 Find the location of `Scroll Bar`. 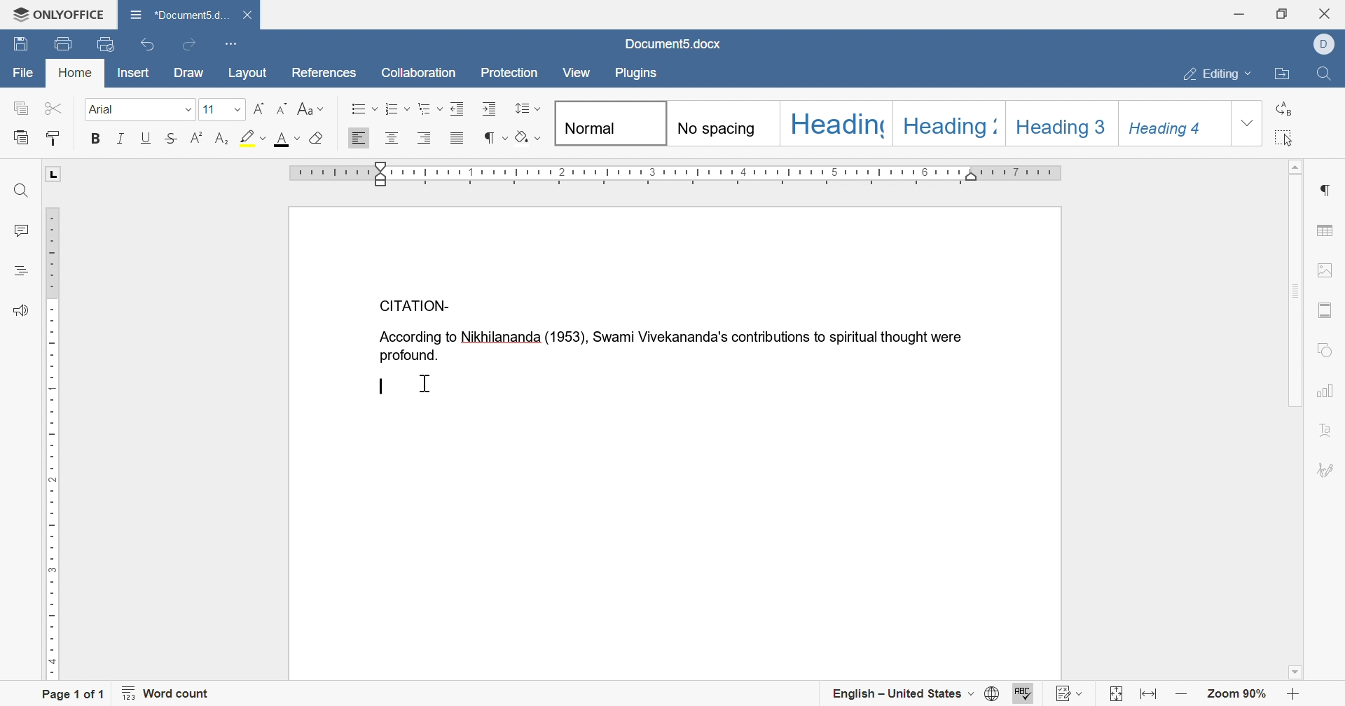

Scroll Bar is located at coordinates (1295, 420).